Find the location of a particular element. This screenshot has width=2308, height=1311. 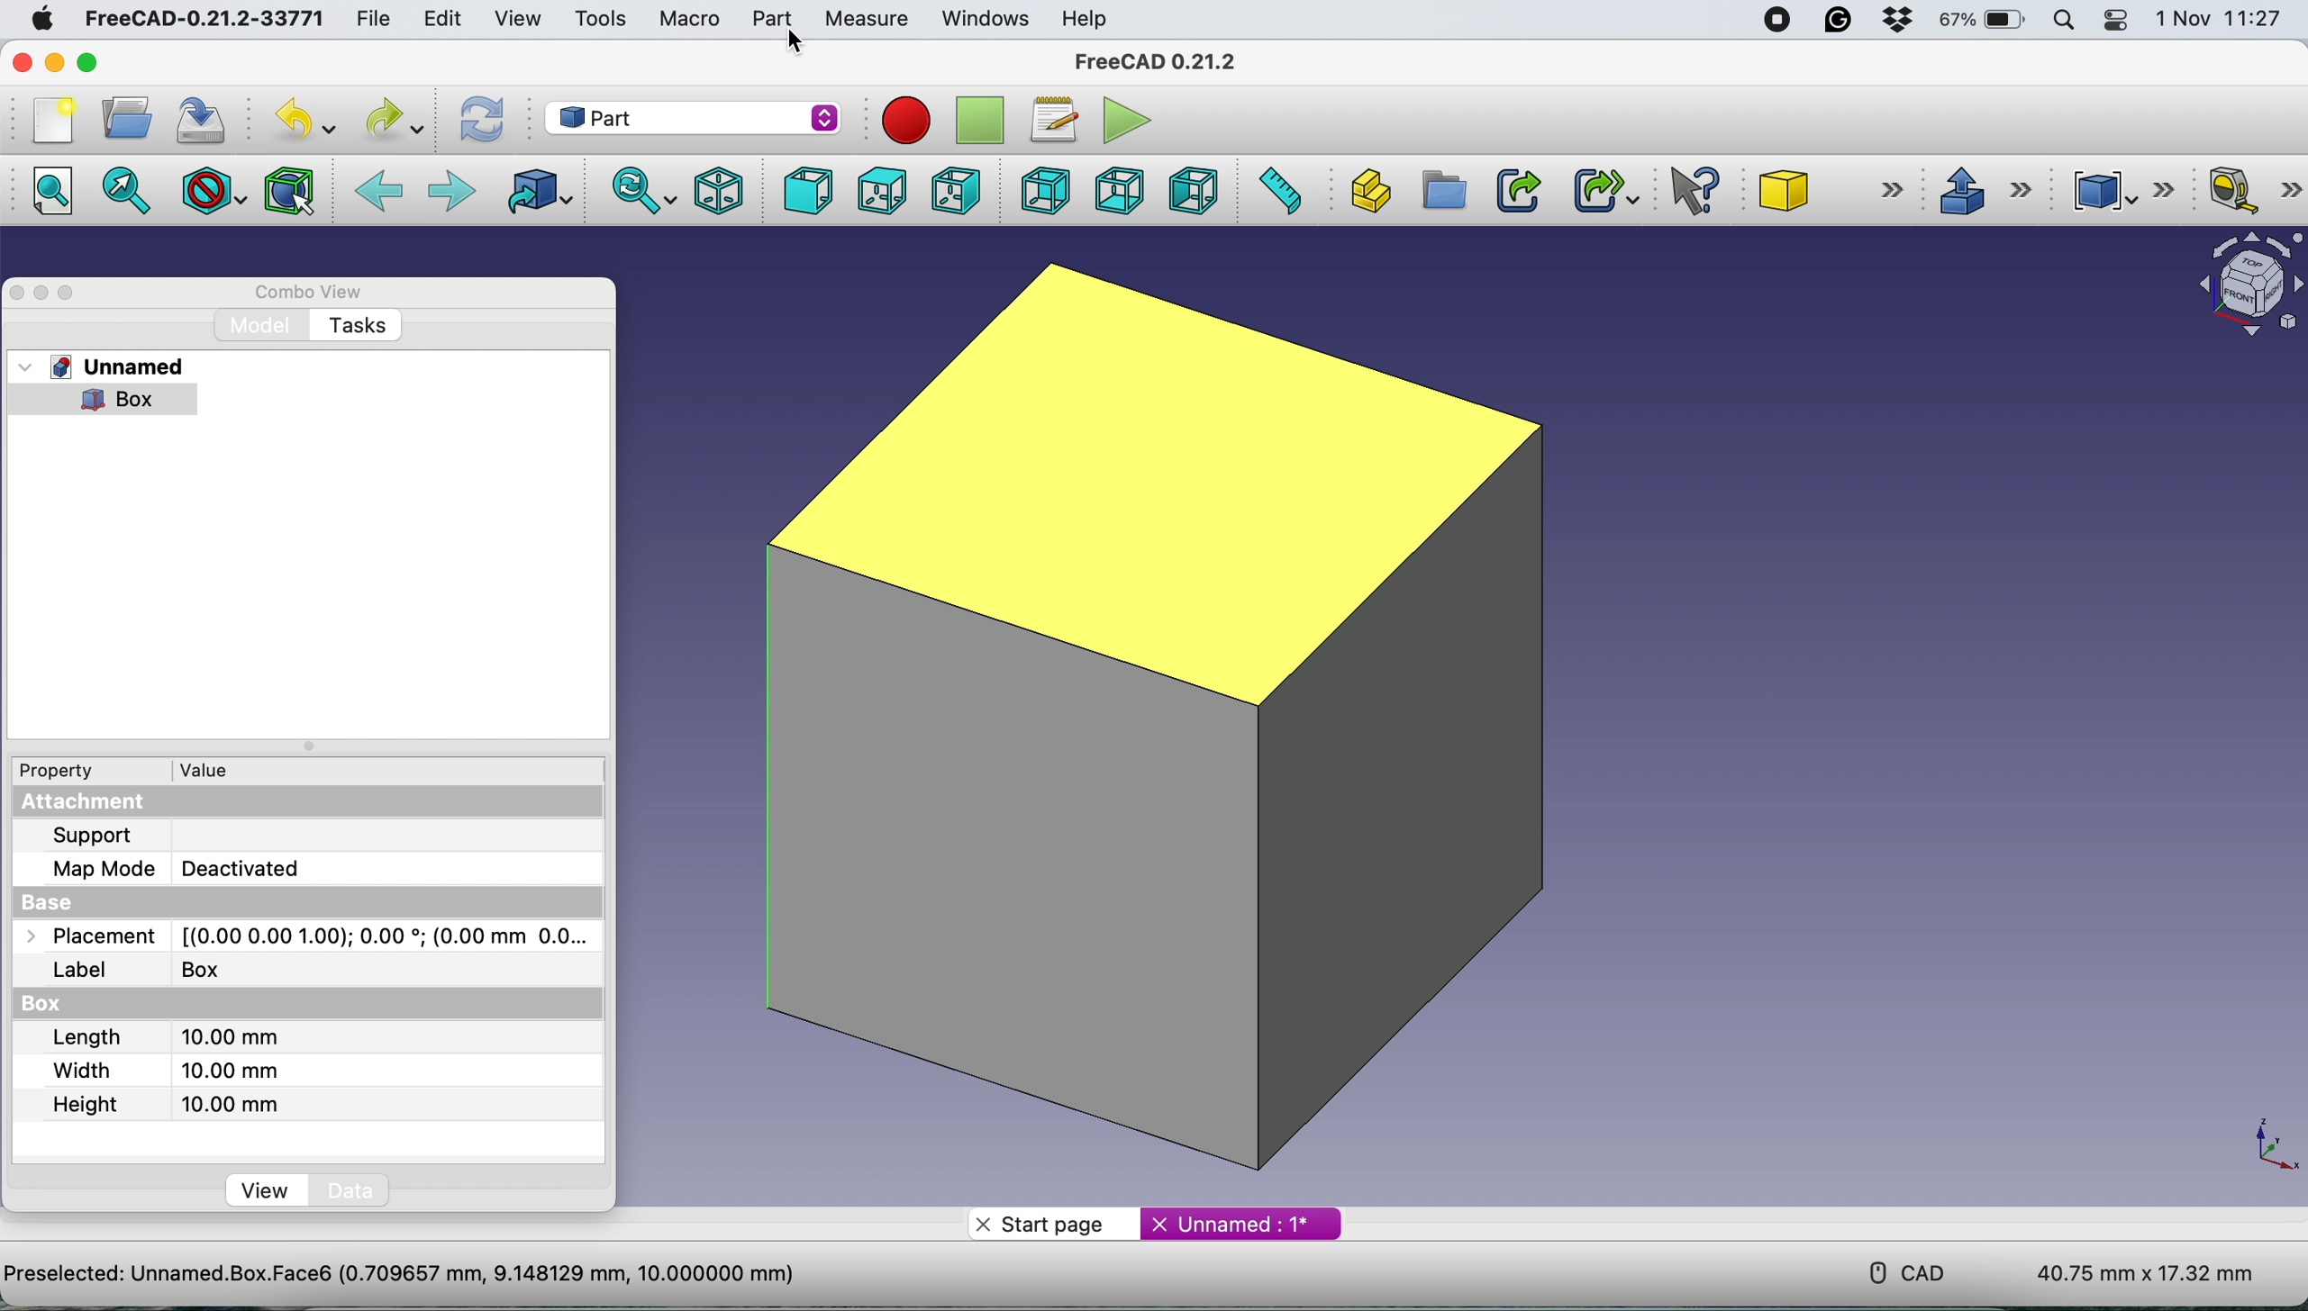

date and time is located at coordinates (2214, 20).